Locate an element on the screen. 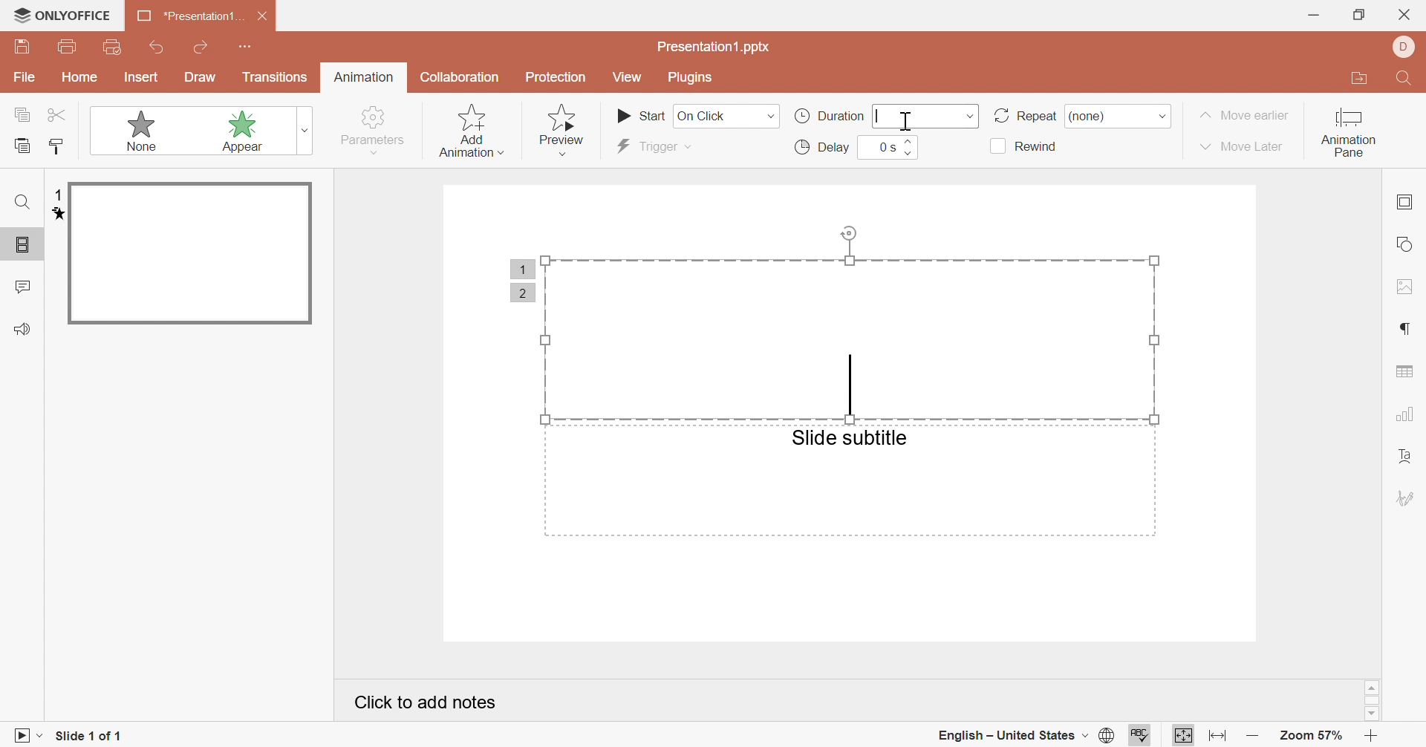 This screenshot has height=747, width=1426. comments is located at coordinates (22, 285).